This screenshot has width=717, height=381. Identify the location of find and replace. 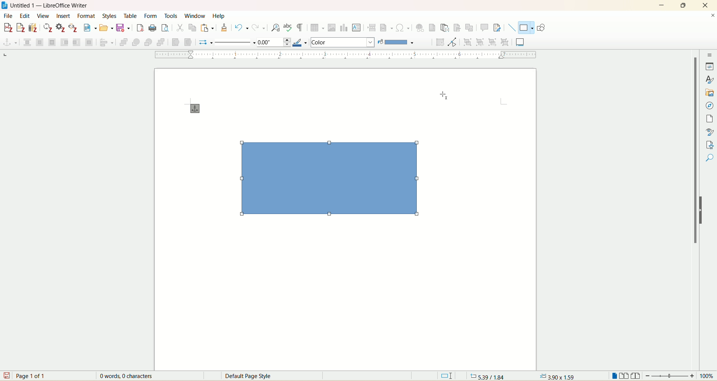
(276, 28).